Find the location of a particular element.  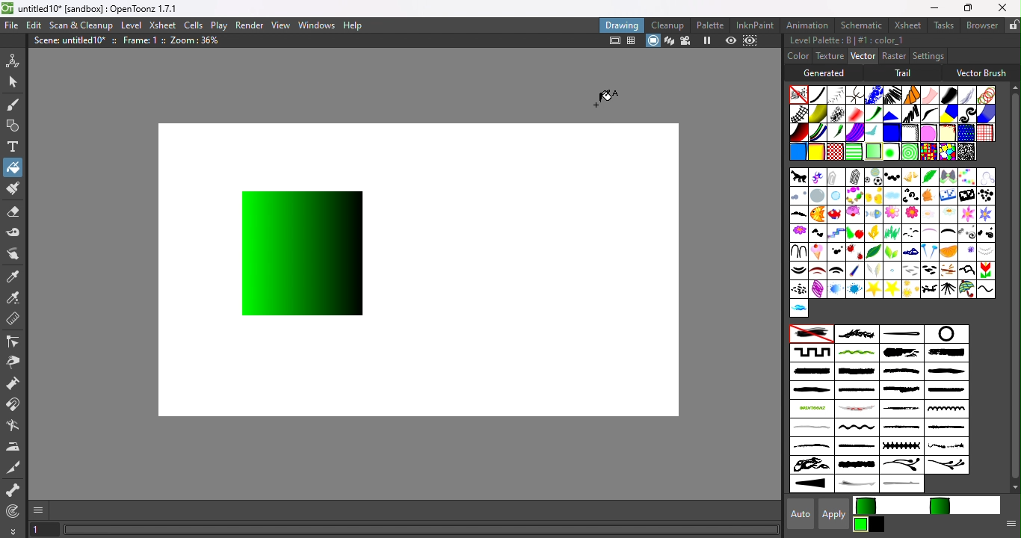

Branches is located at coordinates (857, 333).